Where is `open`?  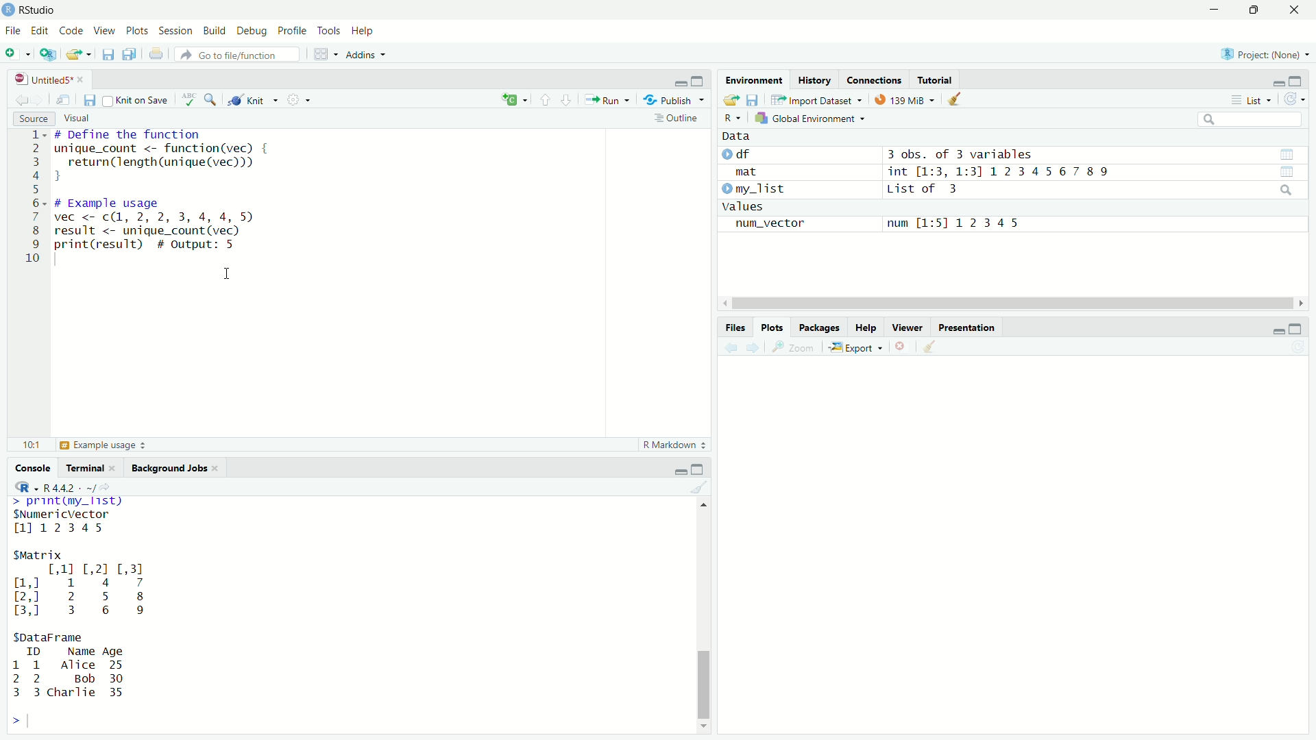
open is located at coordinates (729, 99).